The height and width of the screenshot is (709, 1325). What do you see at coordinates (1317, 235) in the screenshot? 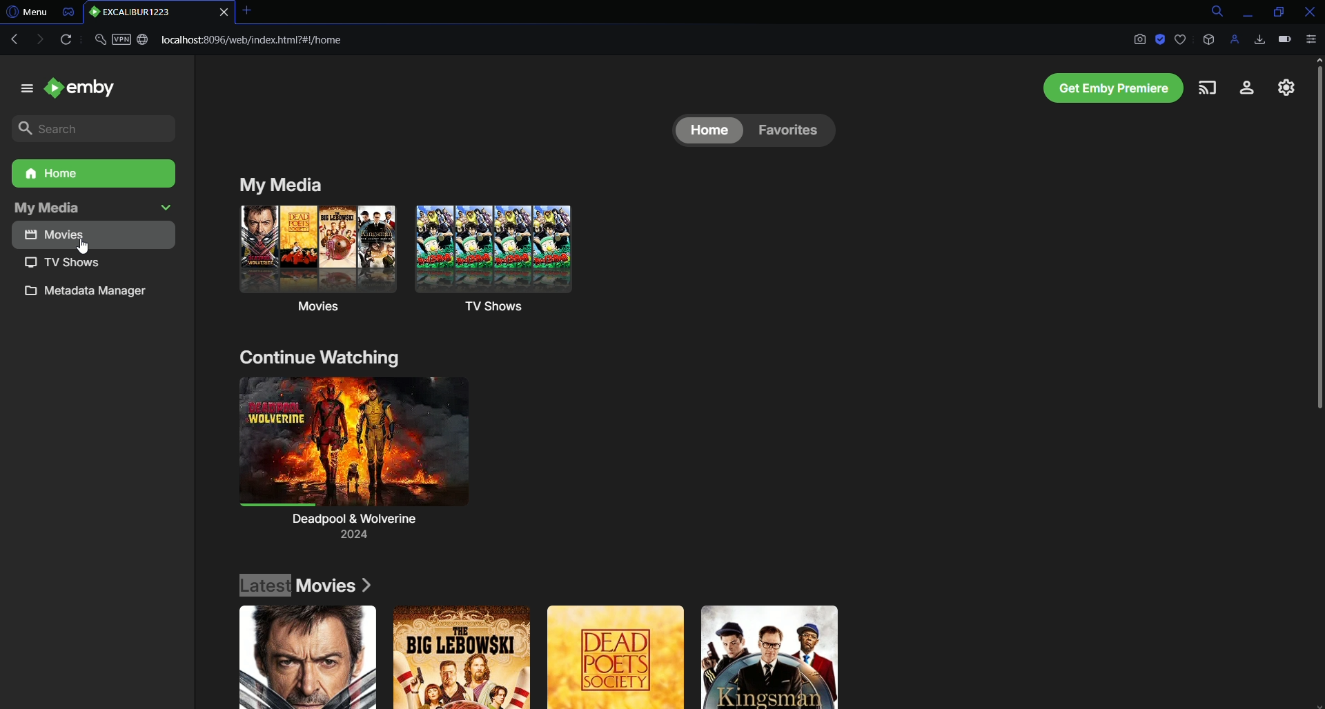
I see `Scroll` at bounding box center [1317, 235].